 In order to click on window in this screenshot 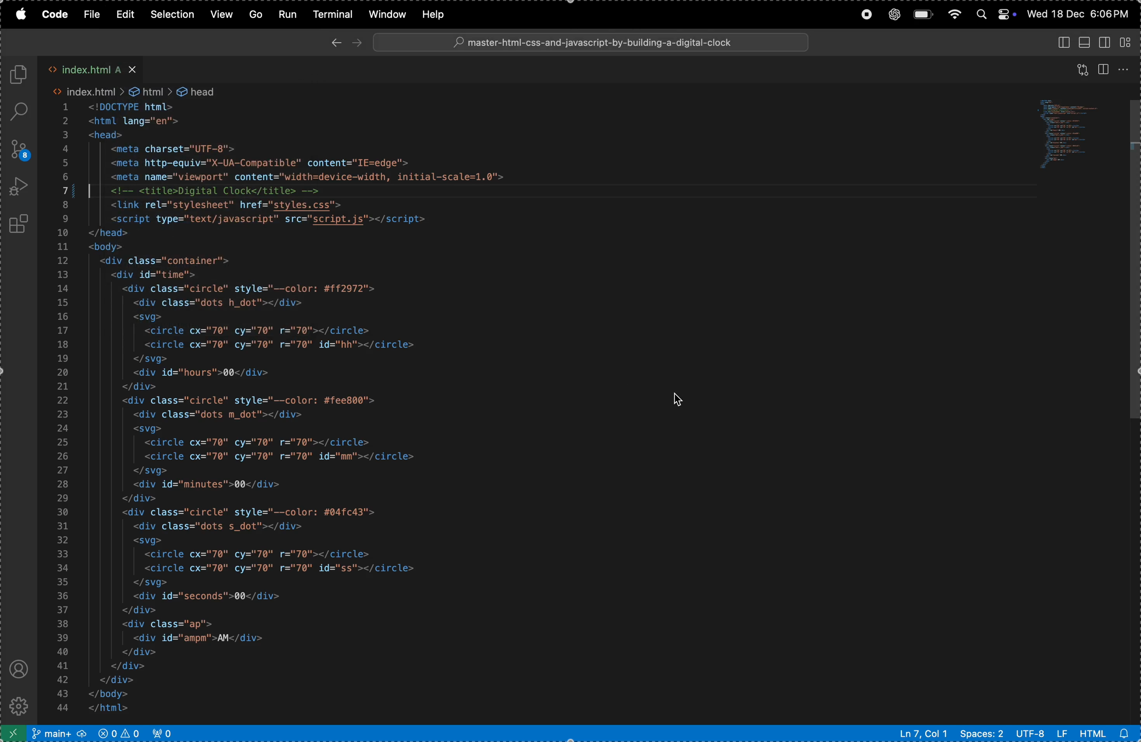, I will do `click(385, 14)`.